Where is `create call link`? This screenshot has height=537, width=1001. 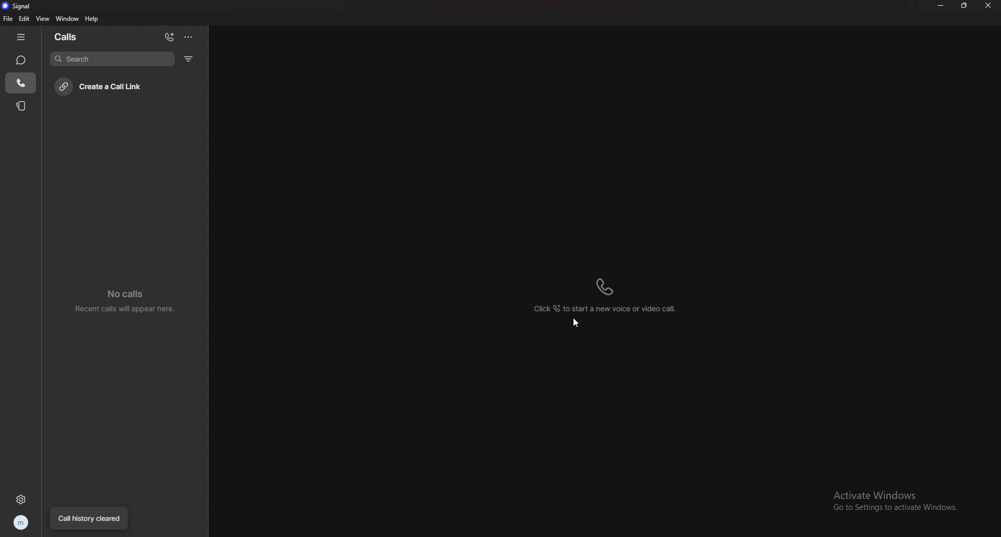 create call link is located at coordinates (123, 88).